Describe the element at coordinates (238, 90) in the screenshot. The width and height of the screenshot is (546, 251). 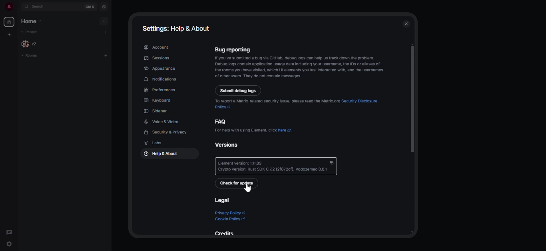
I see `submit debug logs` at that location.